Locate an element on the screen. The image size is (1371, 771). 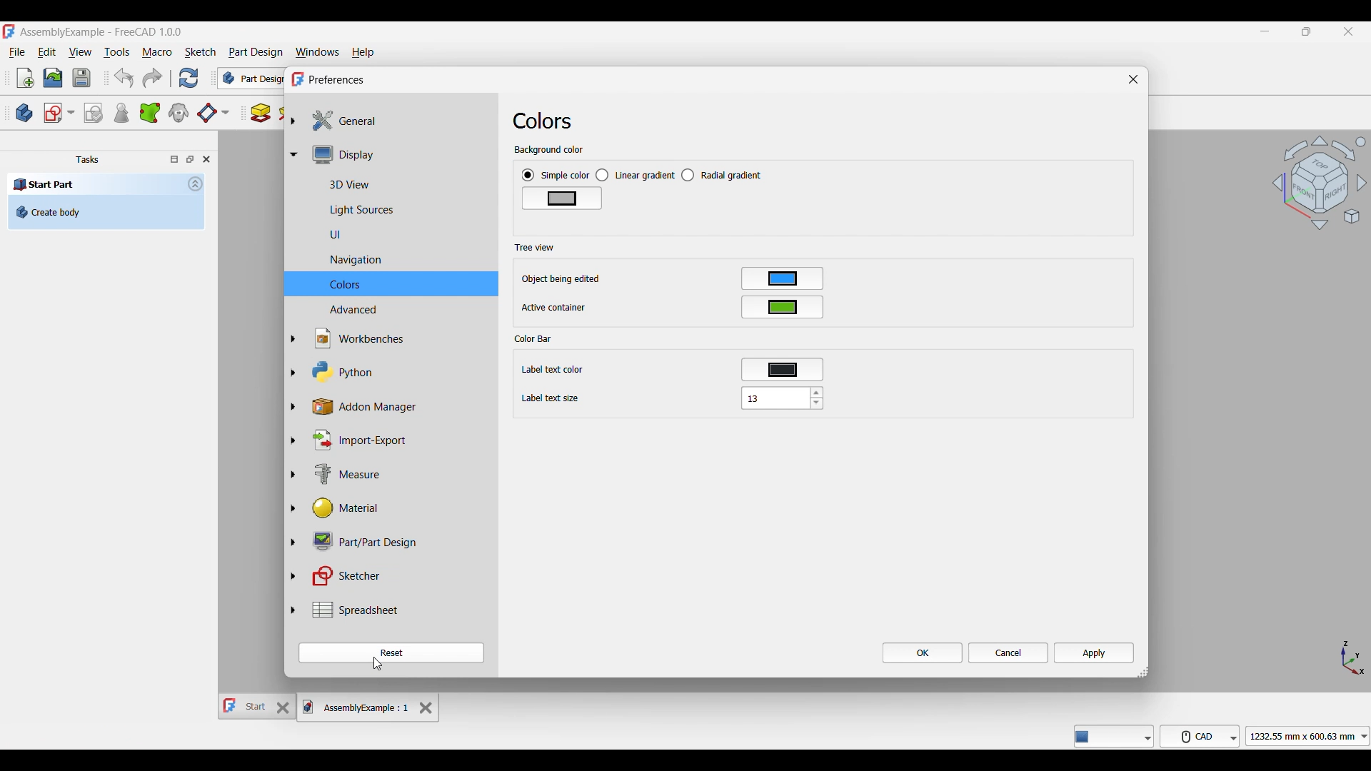
Create body is located at coordinates (24, 113).